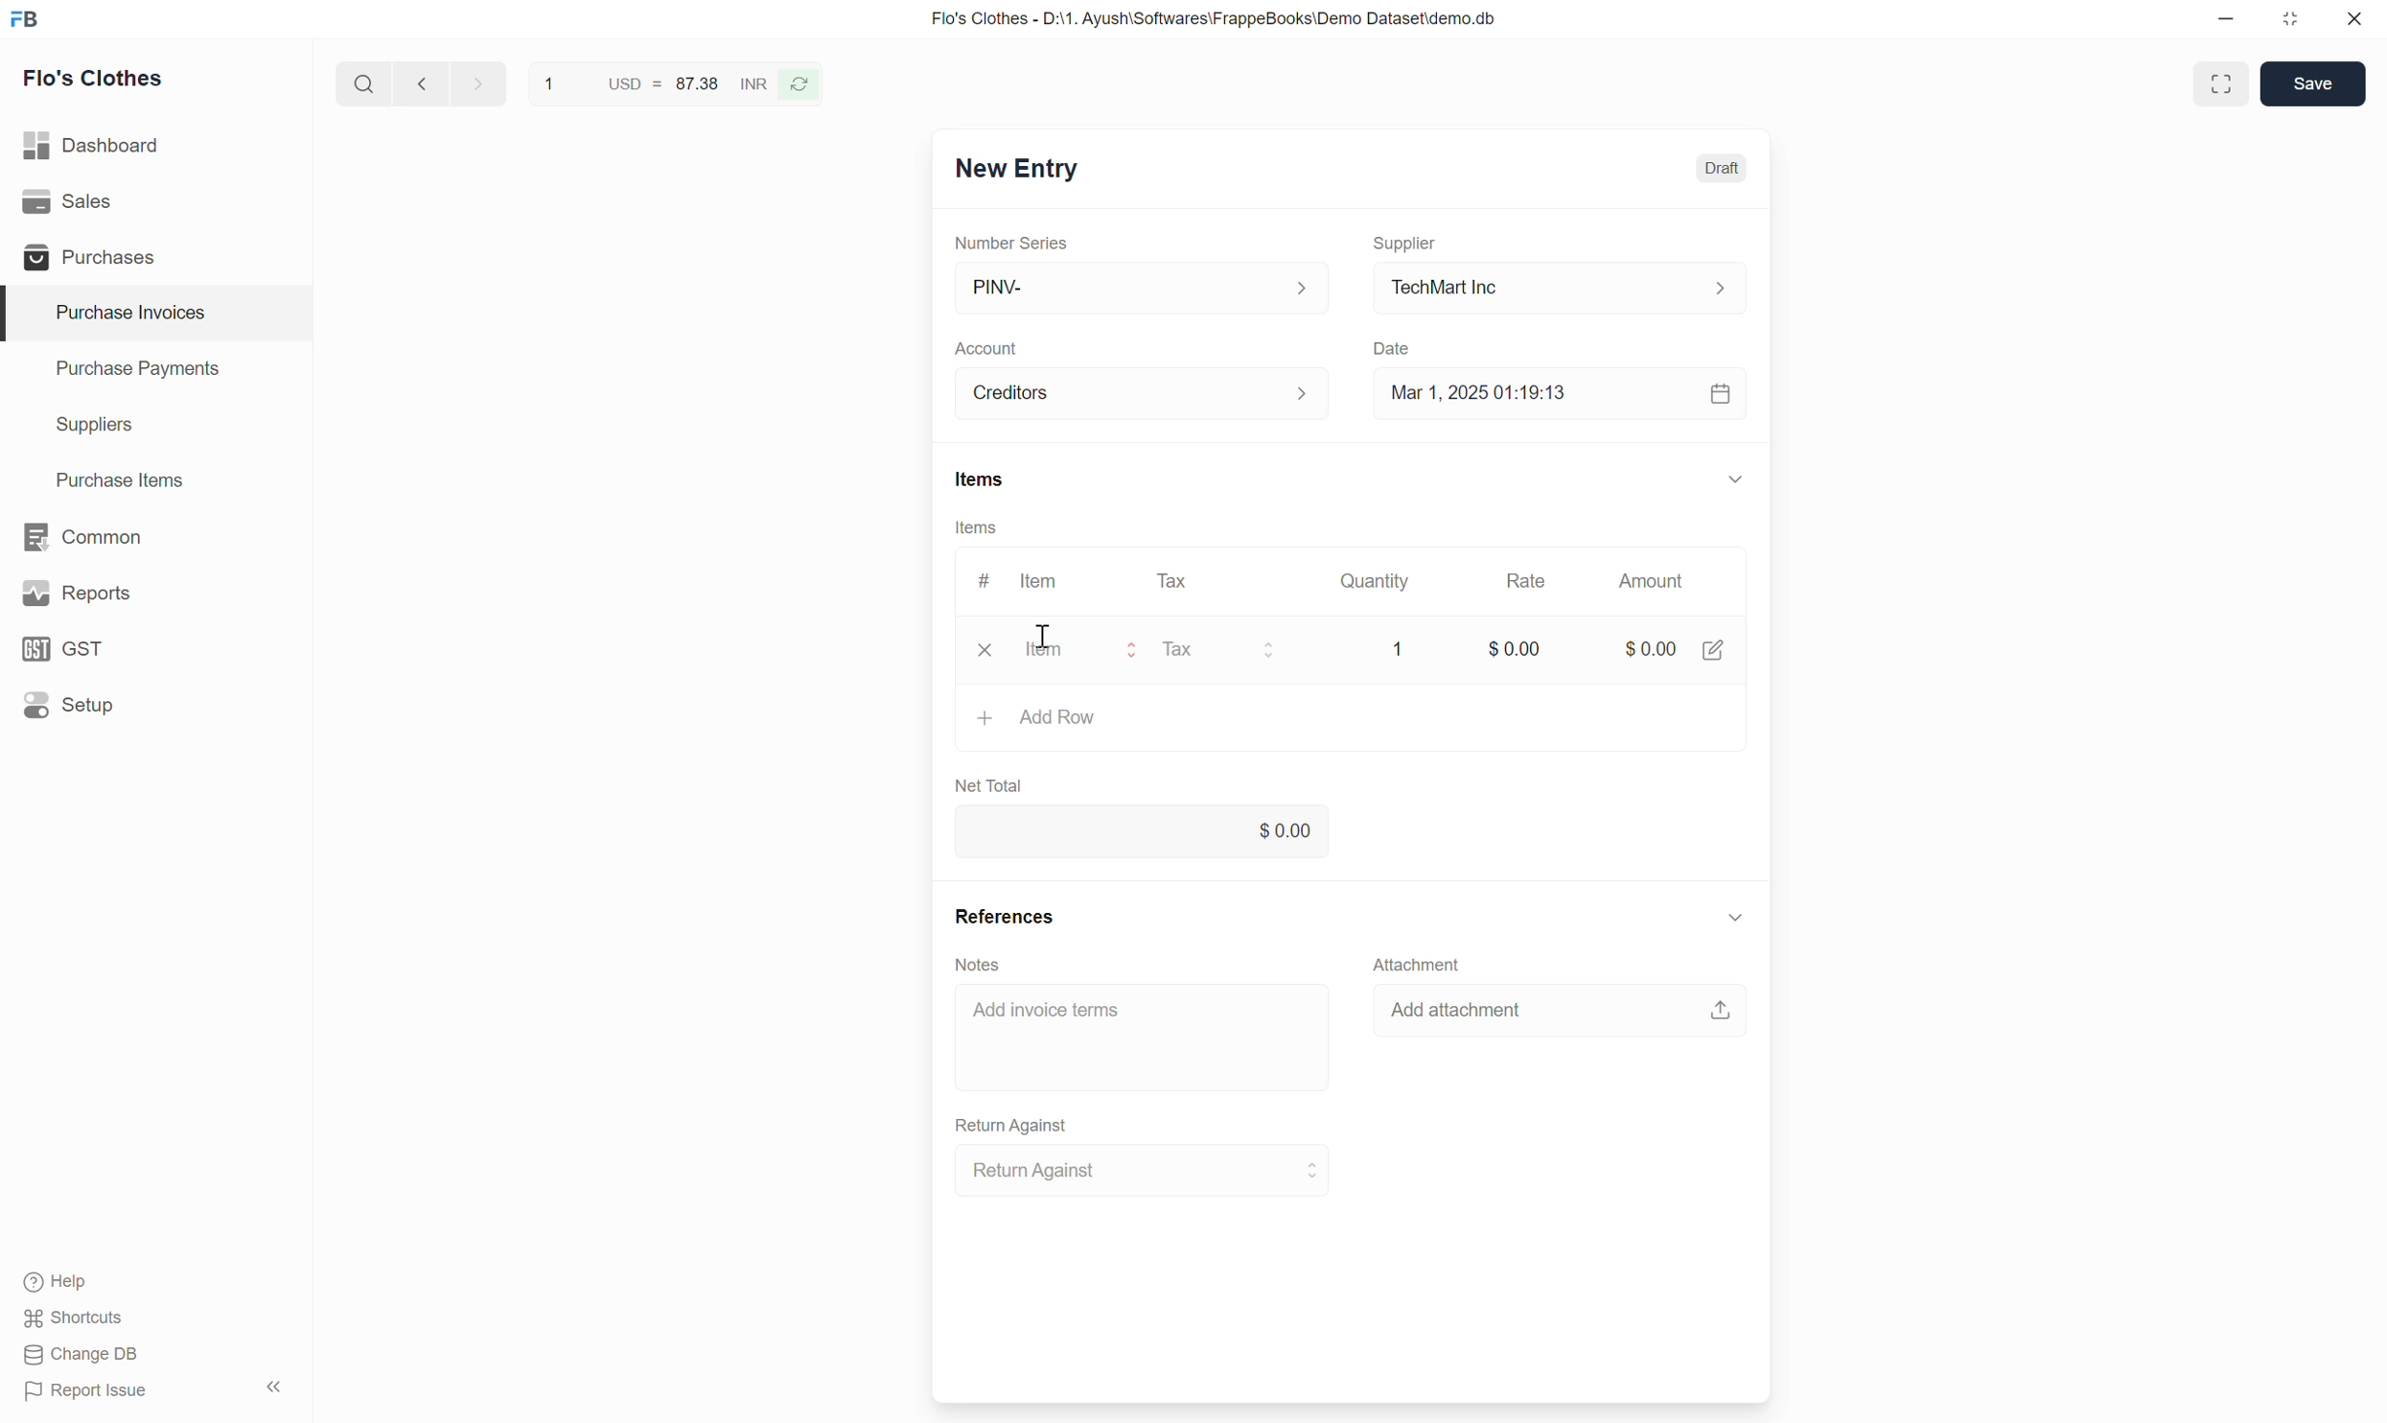  What do you see at coordinates (29, 18) in the screenshot?
I see `frappe books logo` at bounding box center [29, 18].